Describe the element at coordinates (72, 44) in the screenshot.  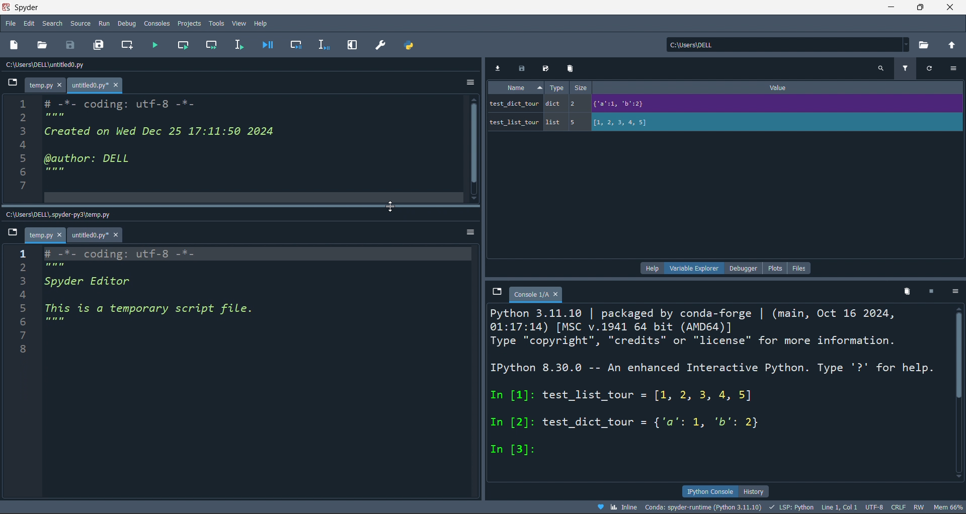
I see `SAVE` at that location.